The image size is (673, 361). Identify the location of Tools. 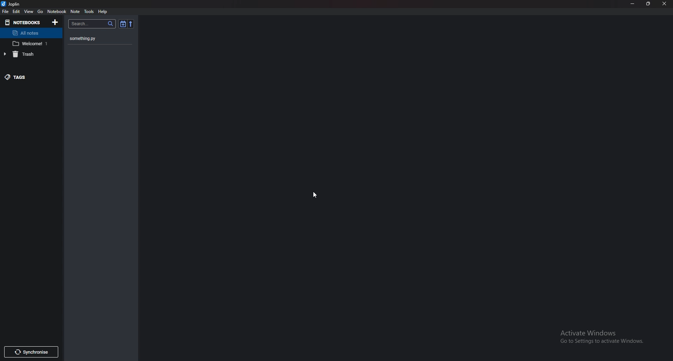
(88, 12).